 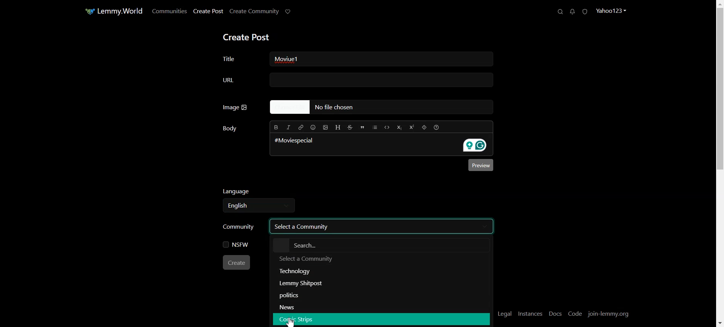 I want to click on Vertical scroll bar, so click(x=719, y=164).